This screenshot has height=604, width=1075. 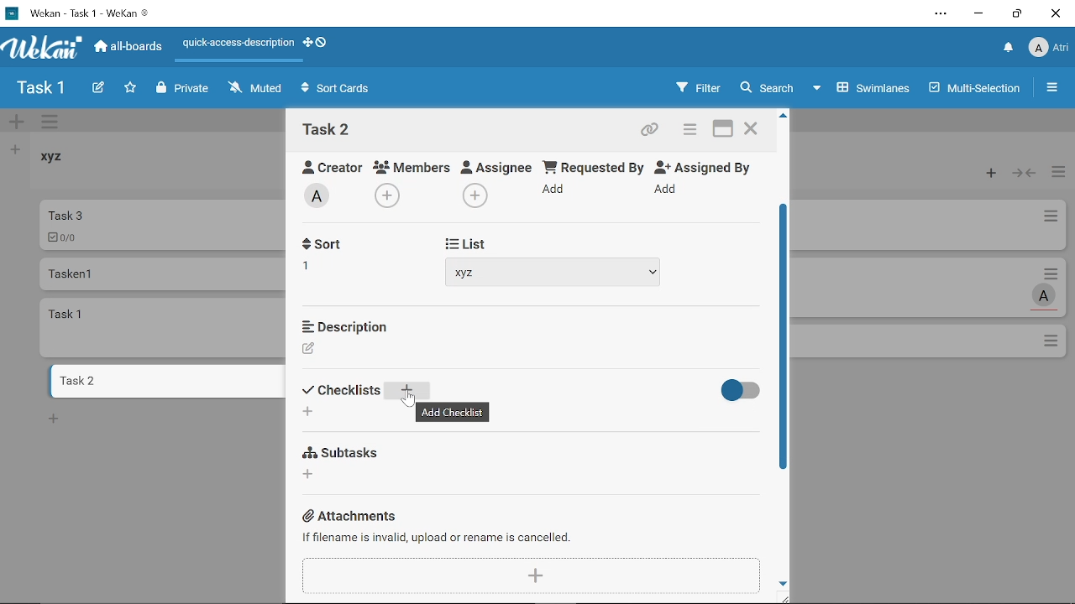 What do you see at coordinates (316, 269) in the screenshot?
I see `Add recieved date` at bounding box center [316, 269].